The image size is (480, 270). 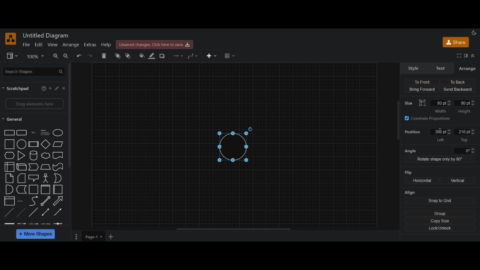 I want to click on Square, so click(x=34, y=190).